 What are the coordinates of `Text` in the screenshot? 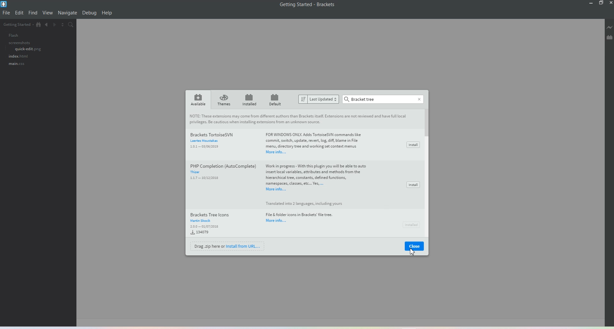 It's located at (313, 173).